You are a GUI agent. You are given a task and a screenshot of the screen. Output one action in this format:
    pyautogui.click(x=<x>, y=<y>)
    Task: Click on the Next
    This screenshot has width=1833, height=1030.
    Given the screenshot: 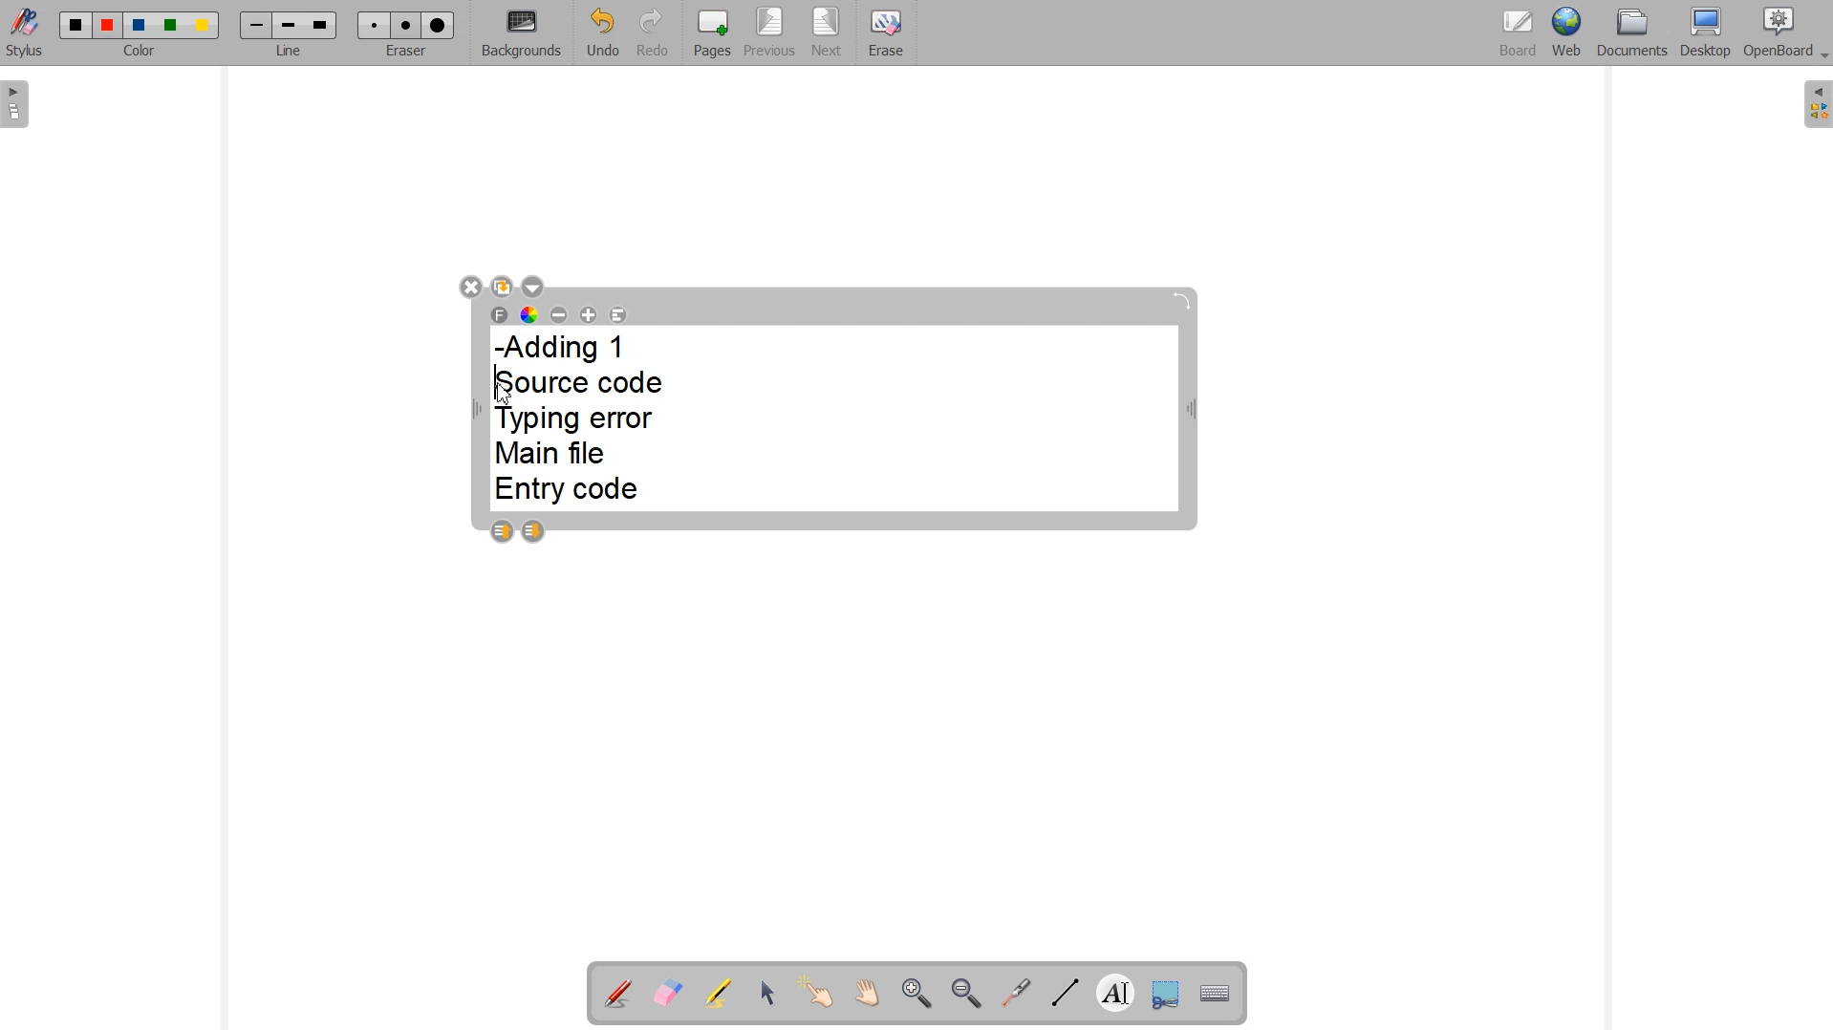 What is the action you would take?
    pyautogui.click(x=826, y=32)
    